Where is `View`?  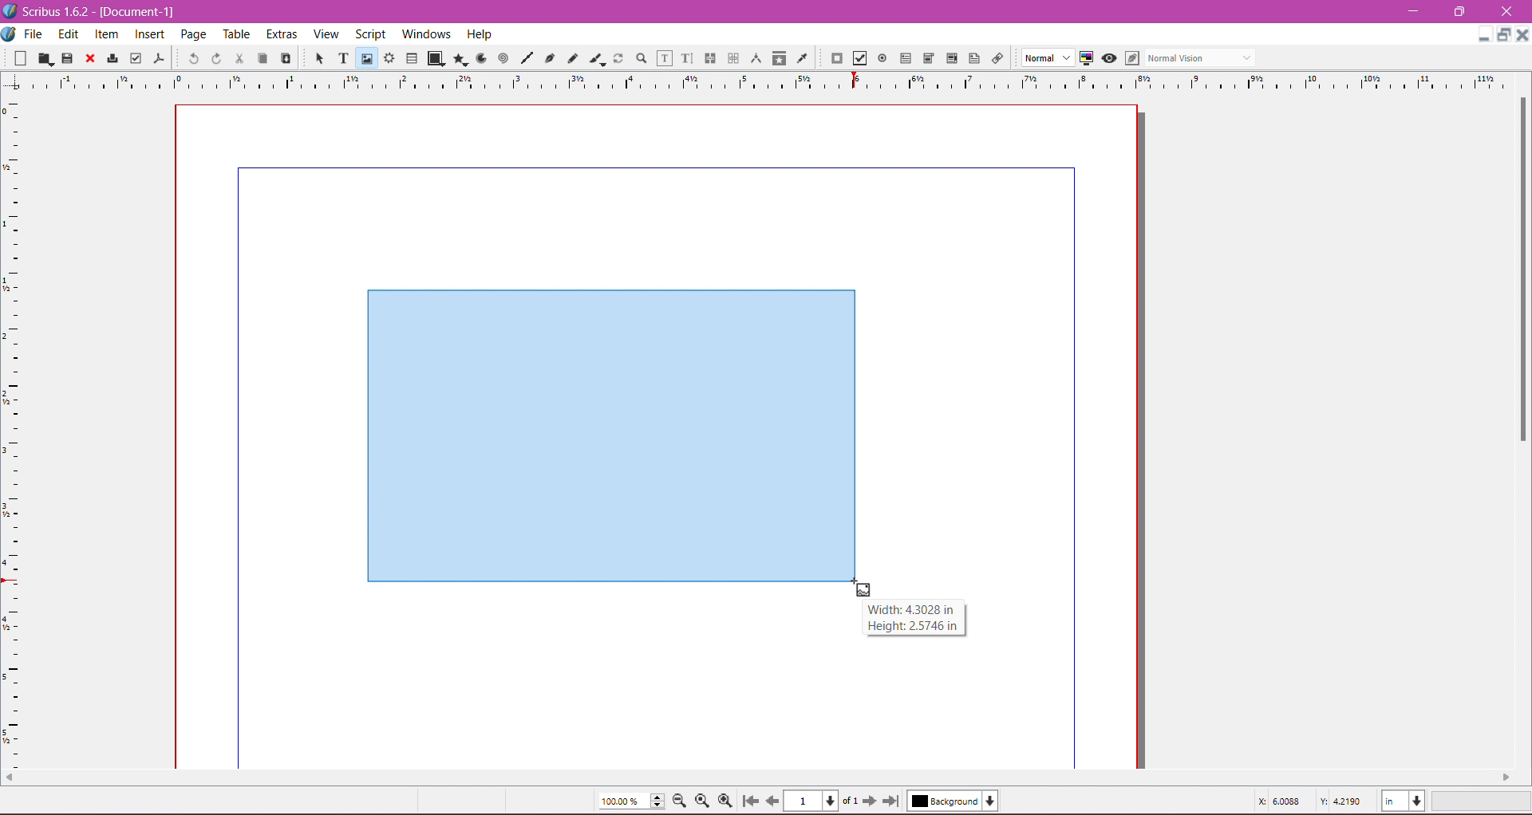
View is located at coordinates (326, 34).